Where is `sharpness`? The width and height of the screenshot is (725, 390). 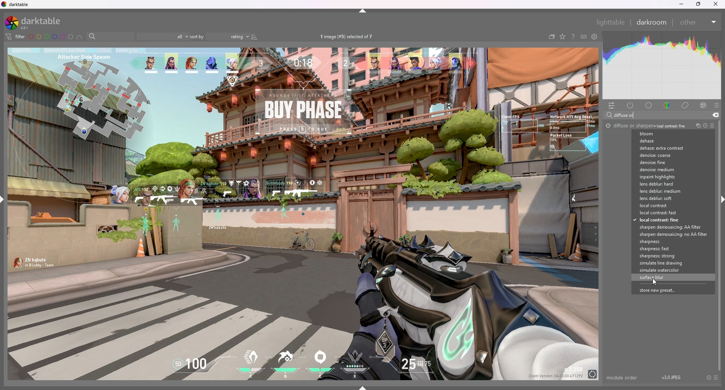
sharpness is located at coordinates (671, 241).